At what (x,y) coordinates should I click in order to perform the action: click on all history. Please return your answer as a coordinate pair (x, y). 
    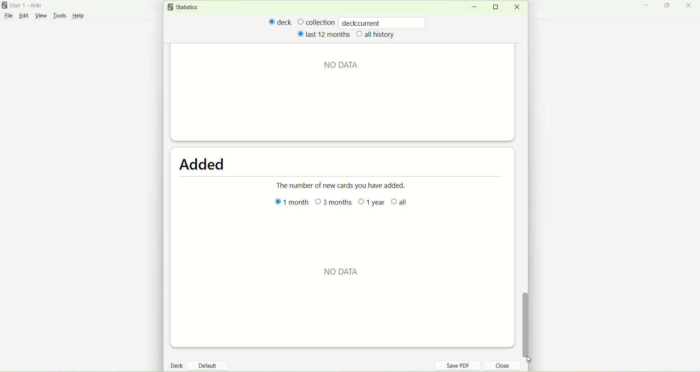
    Looking at the image, I should click on (376, 35).